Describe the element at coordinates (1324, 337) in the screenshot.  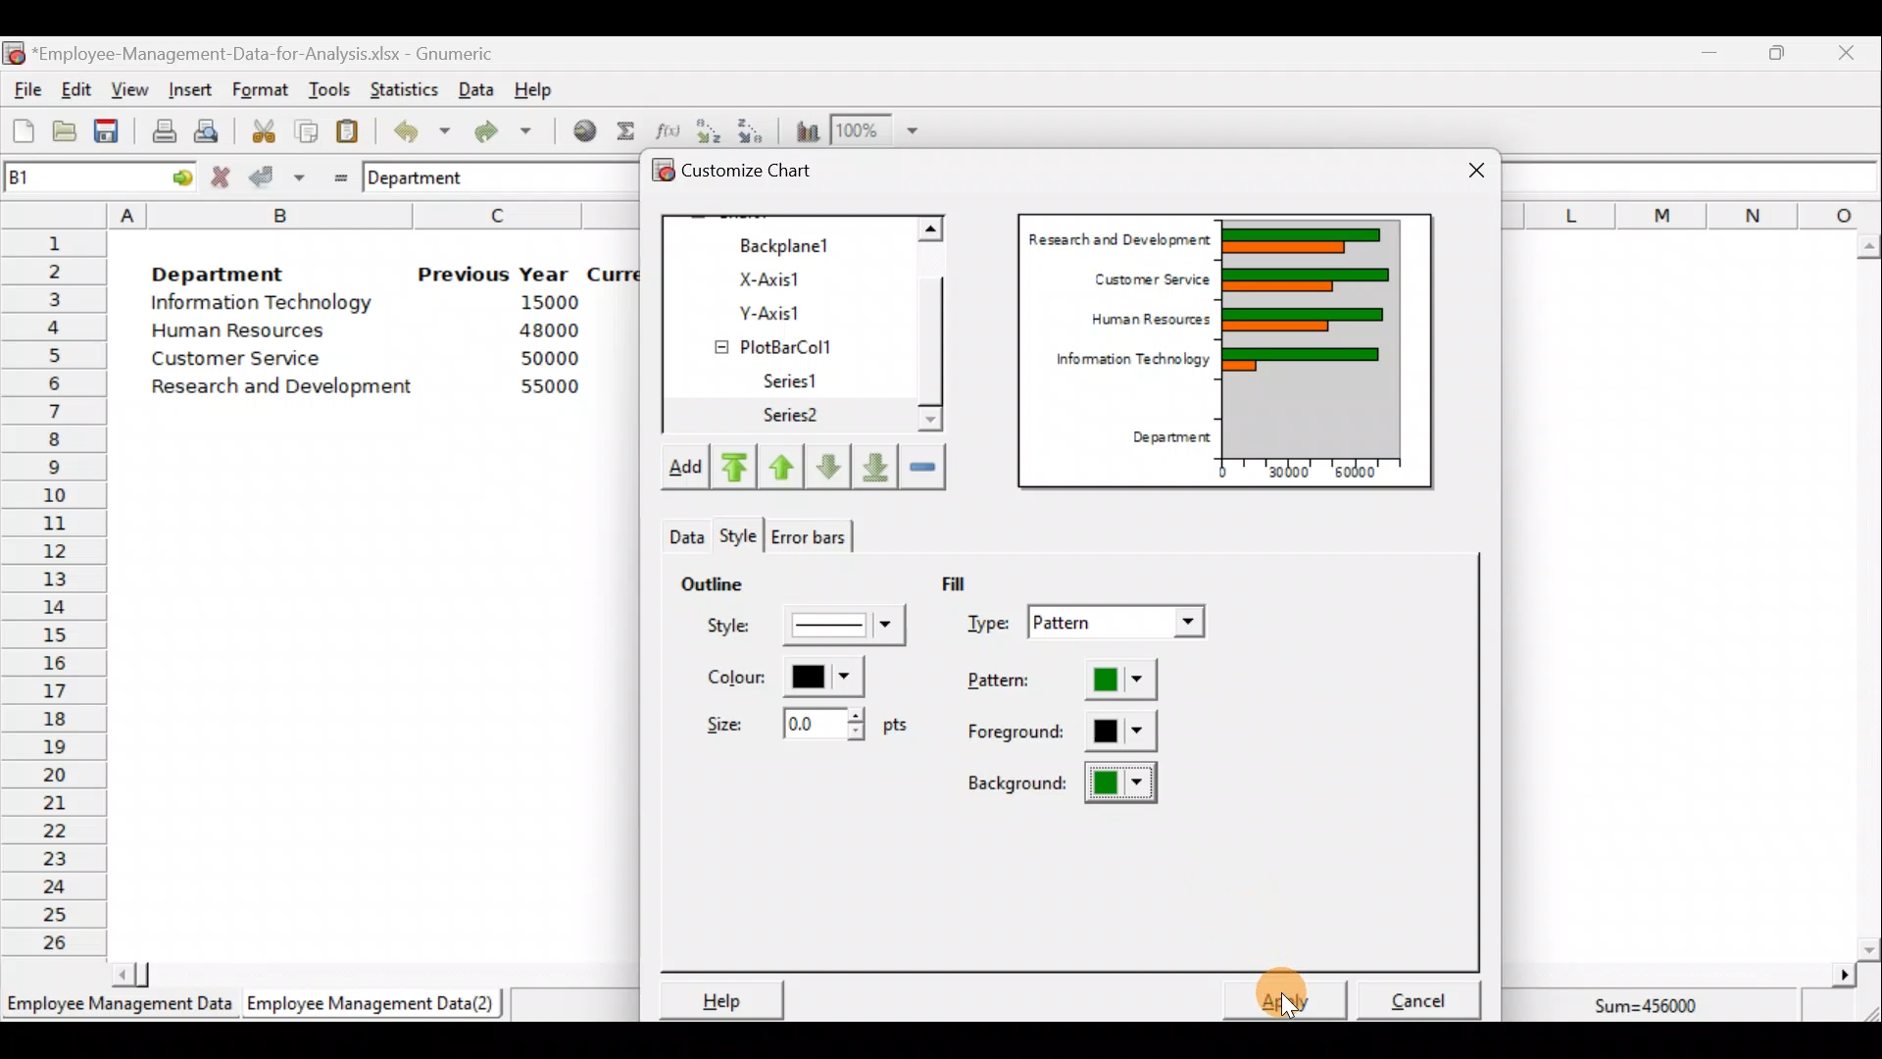
I see `Chart preview` at that location.